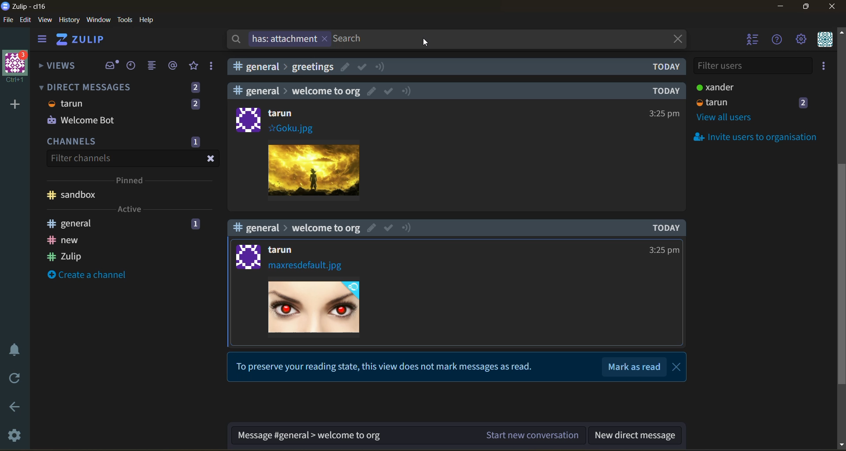  What do you see at coordinates (668, 227) in the screenshot?
I see `TODAY` at bounding box center [668, 227].